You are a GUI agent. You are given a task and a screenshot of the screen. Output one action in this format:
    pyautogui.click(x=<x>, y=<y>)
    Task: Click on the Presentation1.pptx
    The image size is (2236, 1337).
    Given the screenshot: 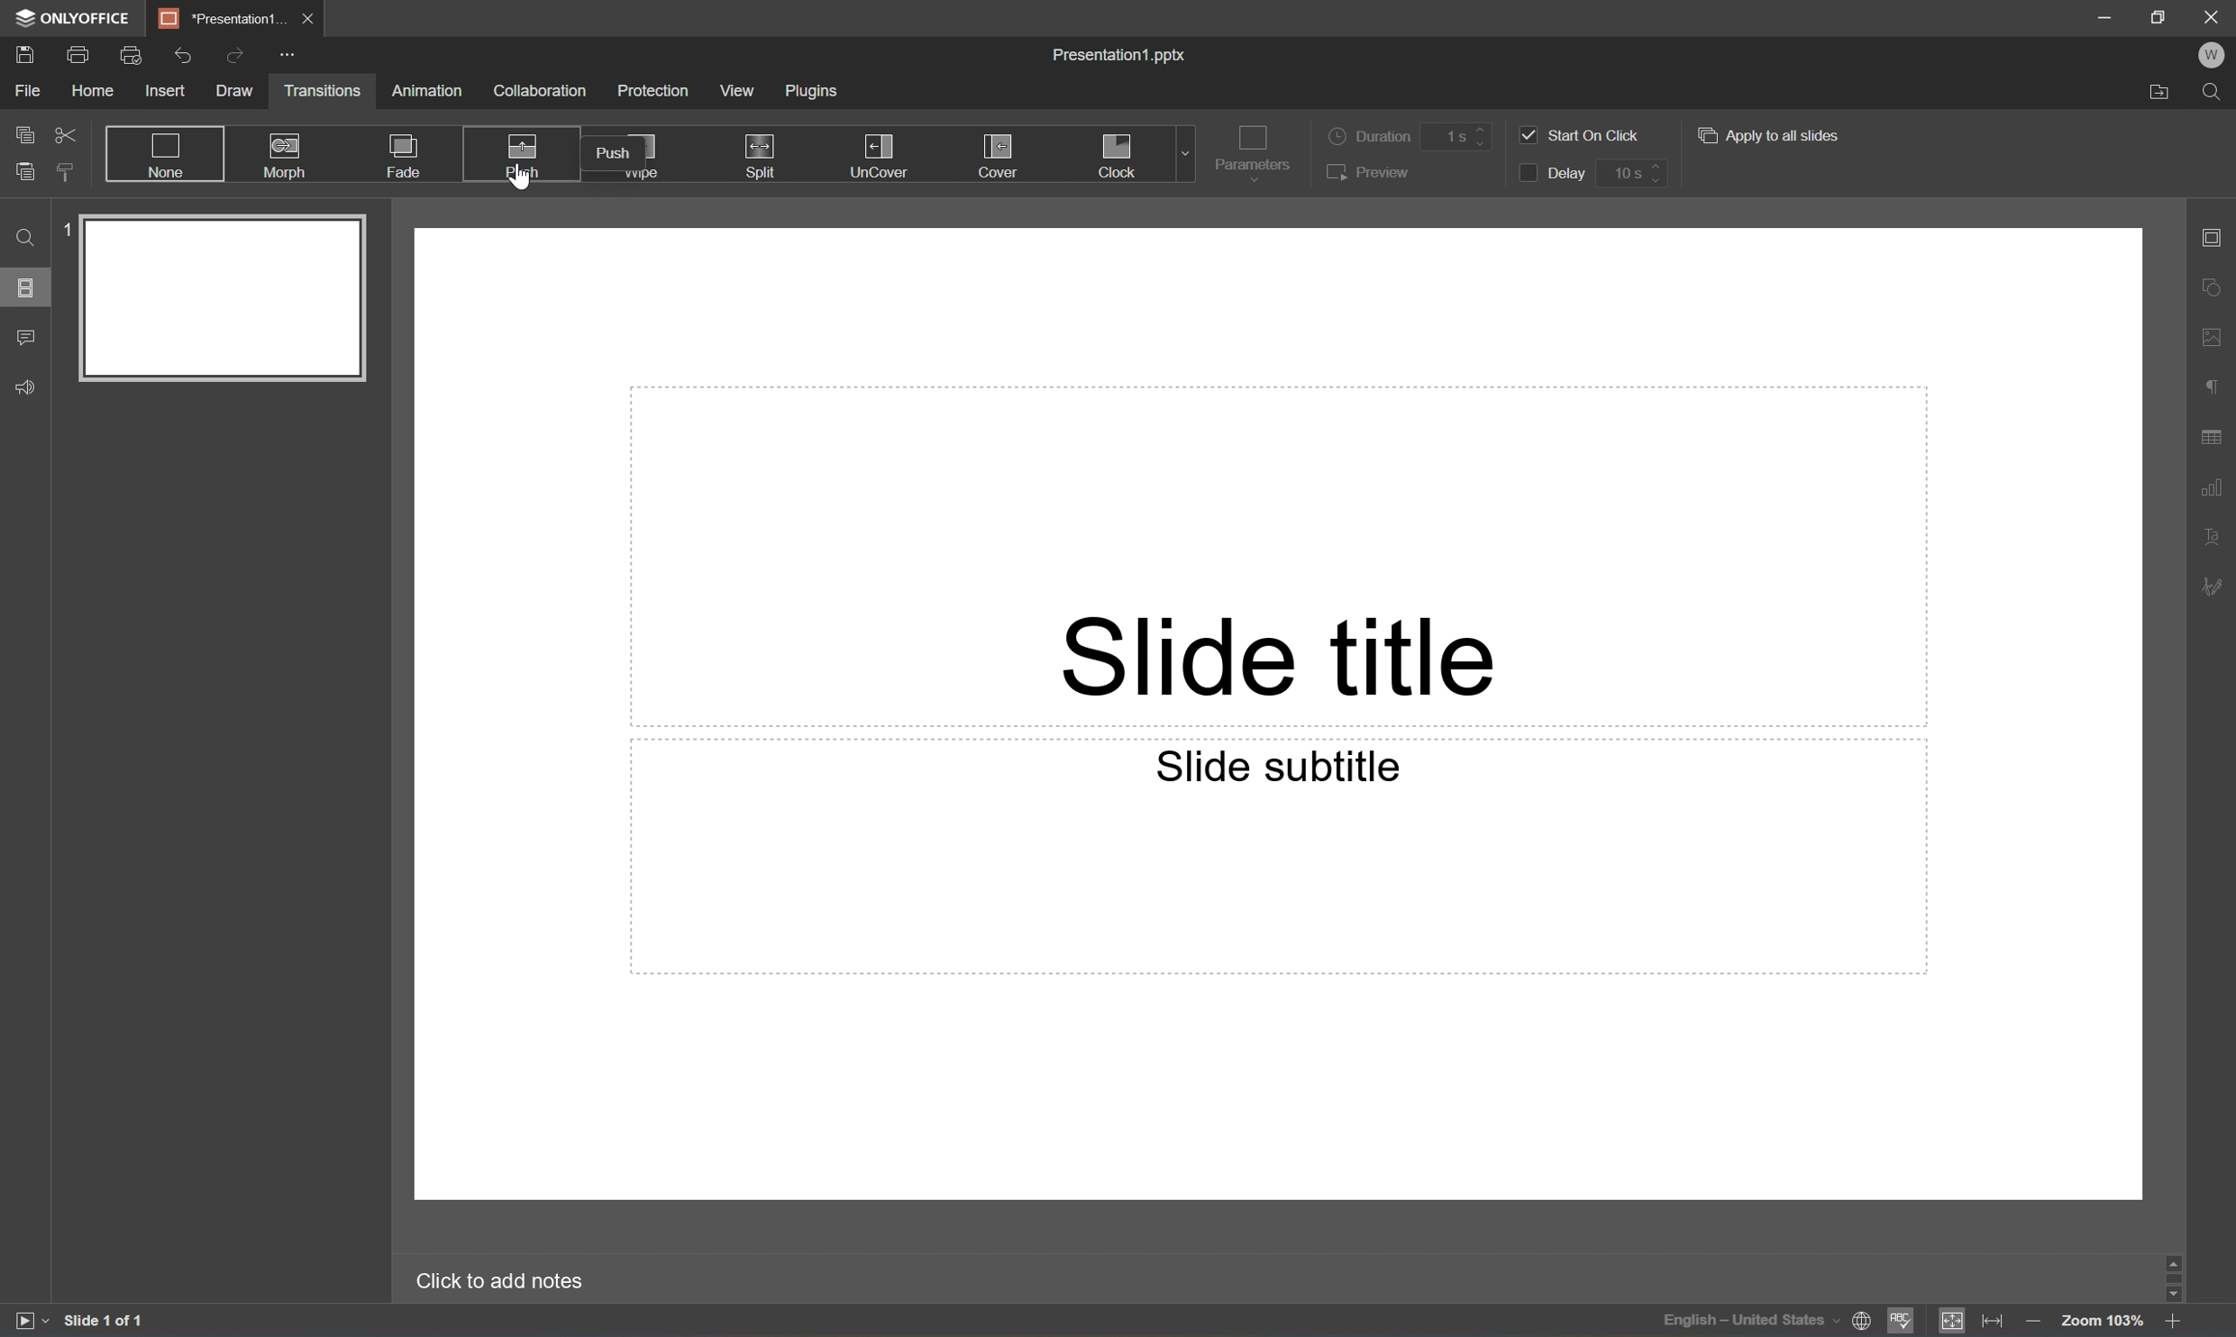 What is the action you would take?
    pyautogui.click(x=1118, y=54)
    